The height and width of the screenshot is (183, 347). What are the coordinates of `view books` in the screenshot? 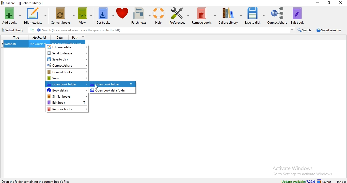 It's located at (86, 16).